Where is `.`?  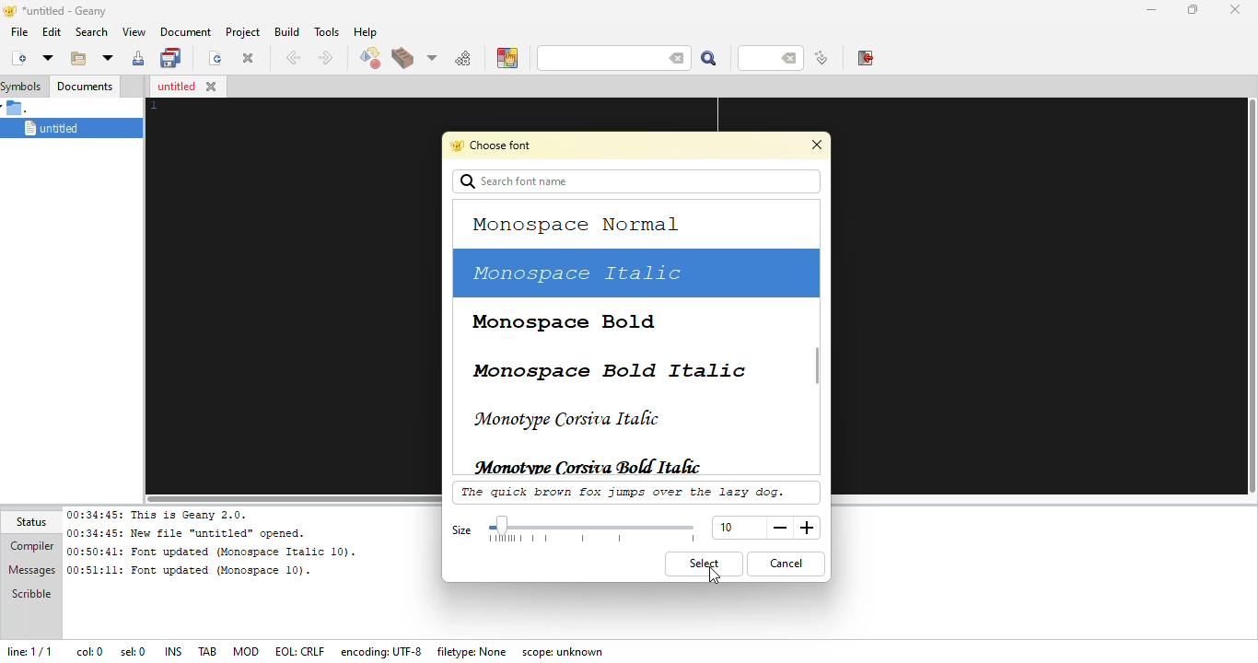
. is located at coordinates (18, 108).